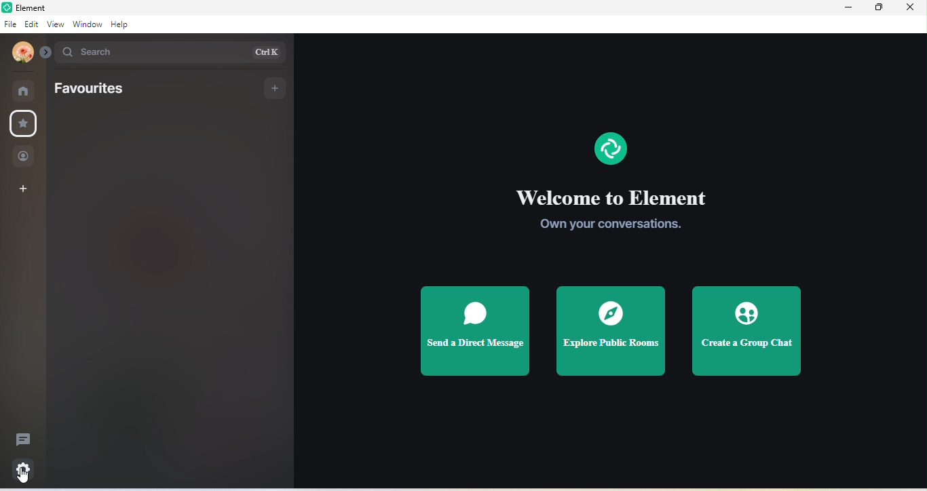 The height and width of the screenshot is (491, 927). Describe the element at coordinates (24, 190) in the screenshot. I see `create a space` at that location.